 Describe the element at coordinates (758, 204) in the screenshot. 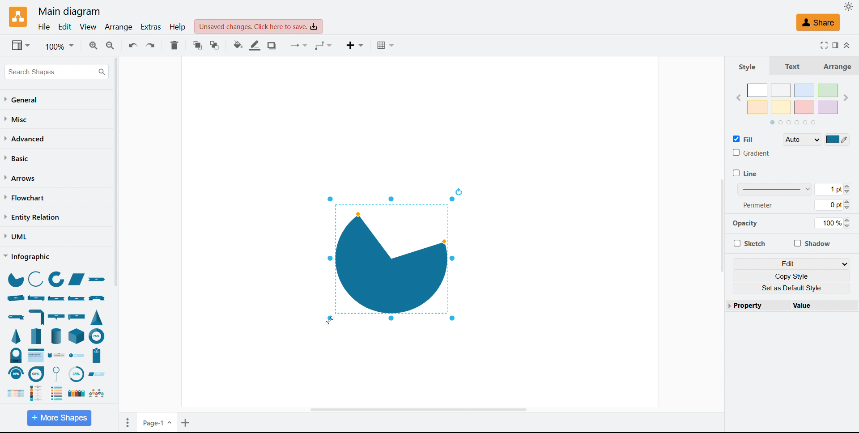

I see `perimeter` at that location.